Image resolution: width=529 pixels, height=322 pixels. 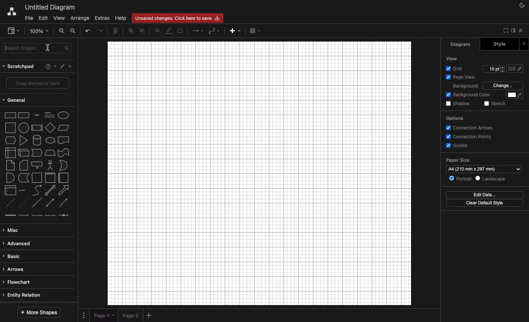 What do you see at coordinates (102, 18) in the screenshot?
I see `Extras` at bounding box center [102, 18].